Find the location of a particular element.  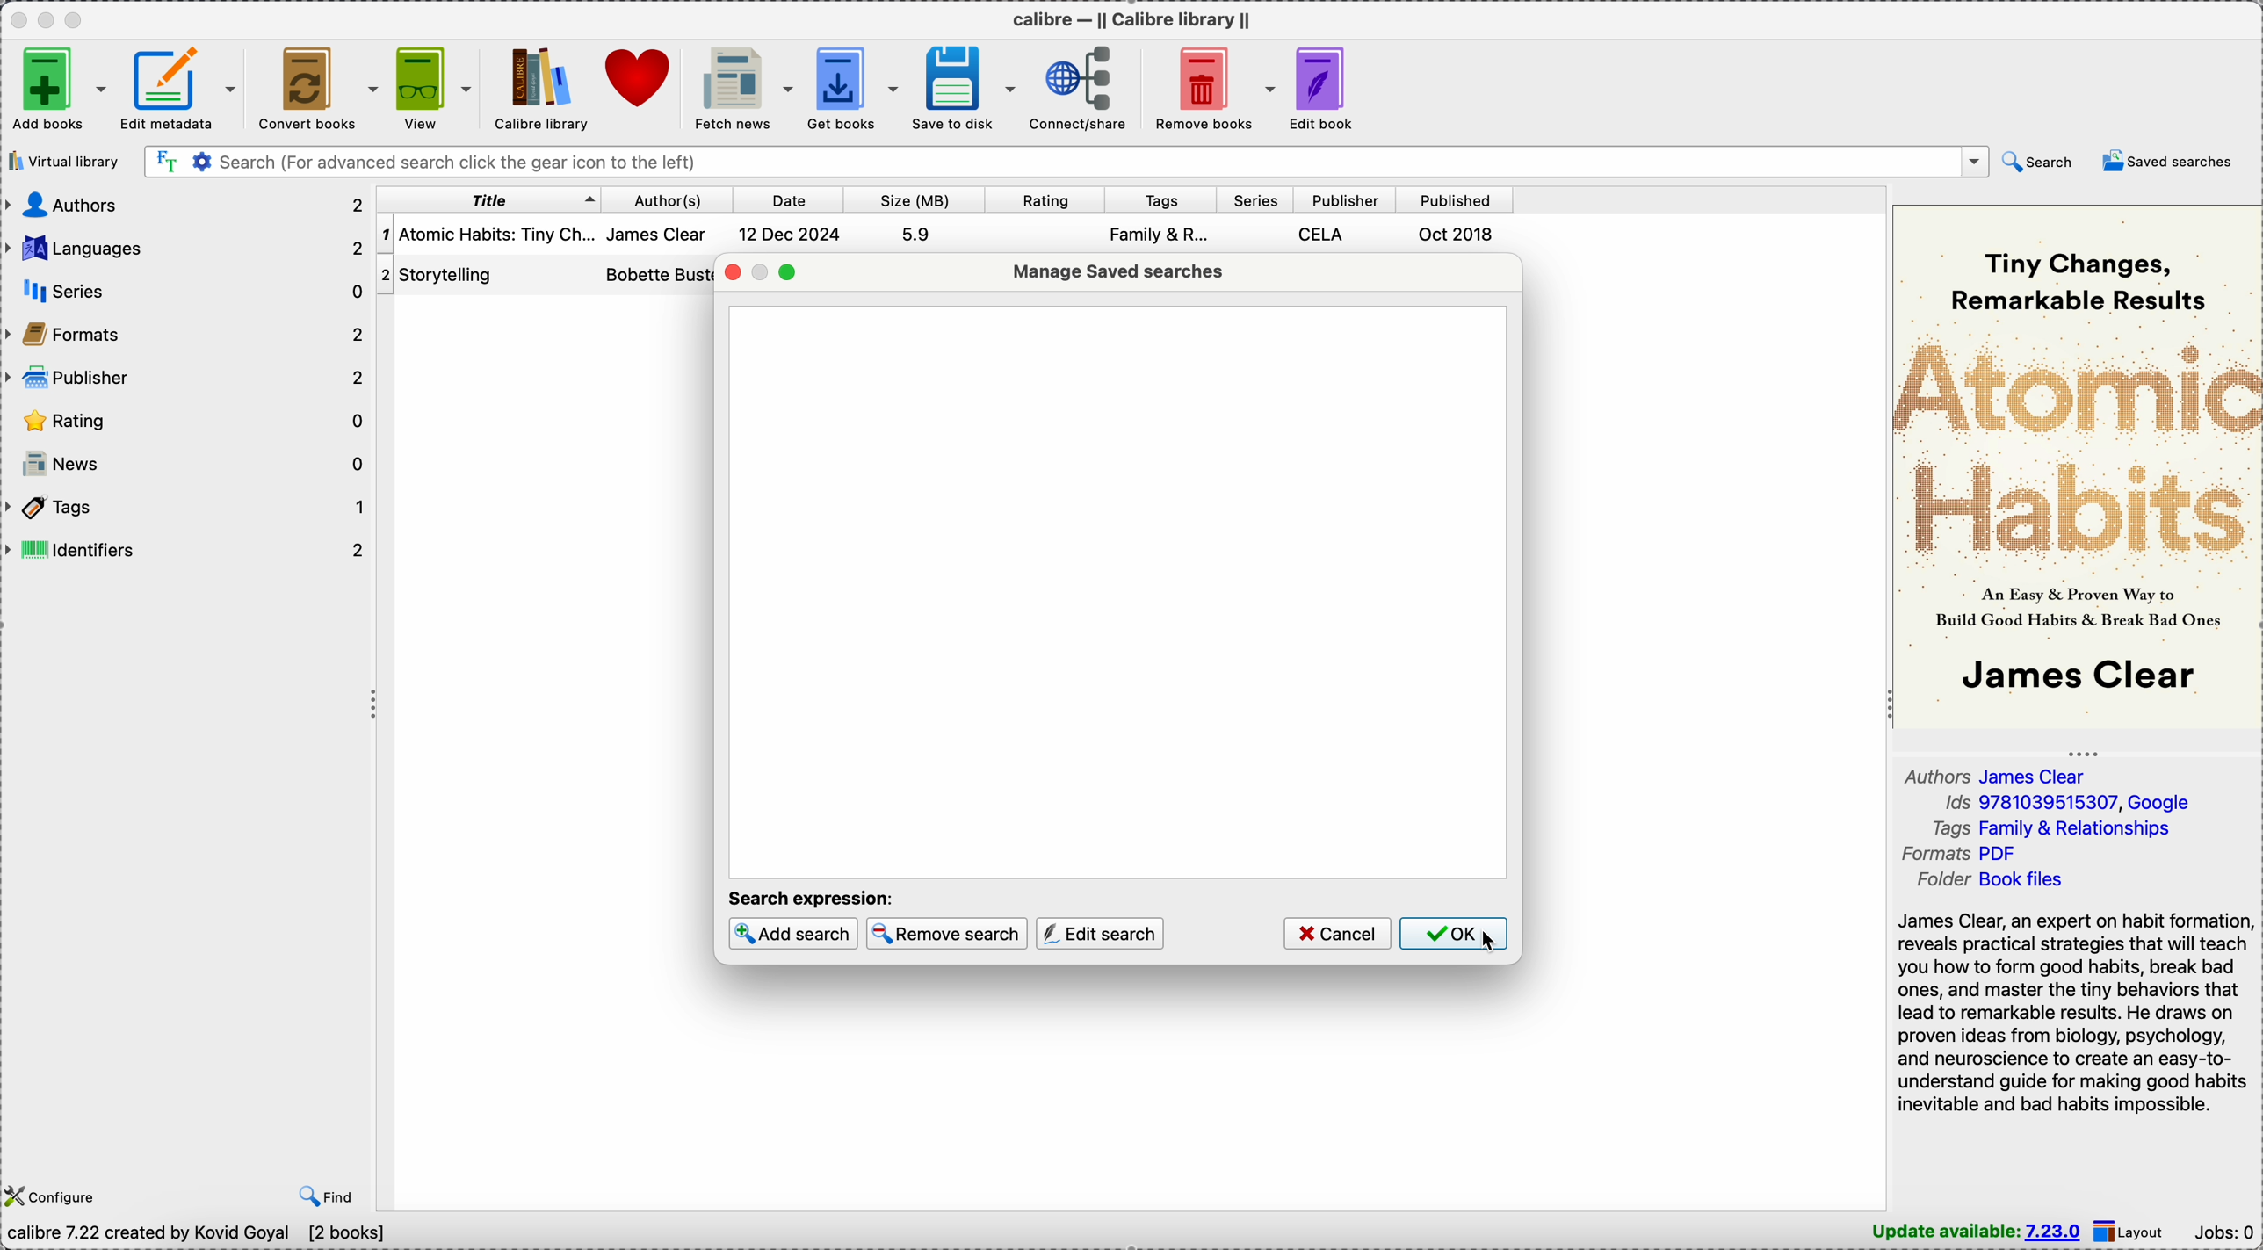

book cover preview is located at coordinates (2078, 463).